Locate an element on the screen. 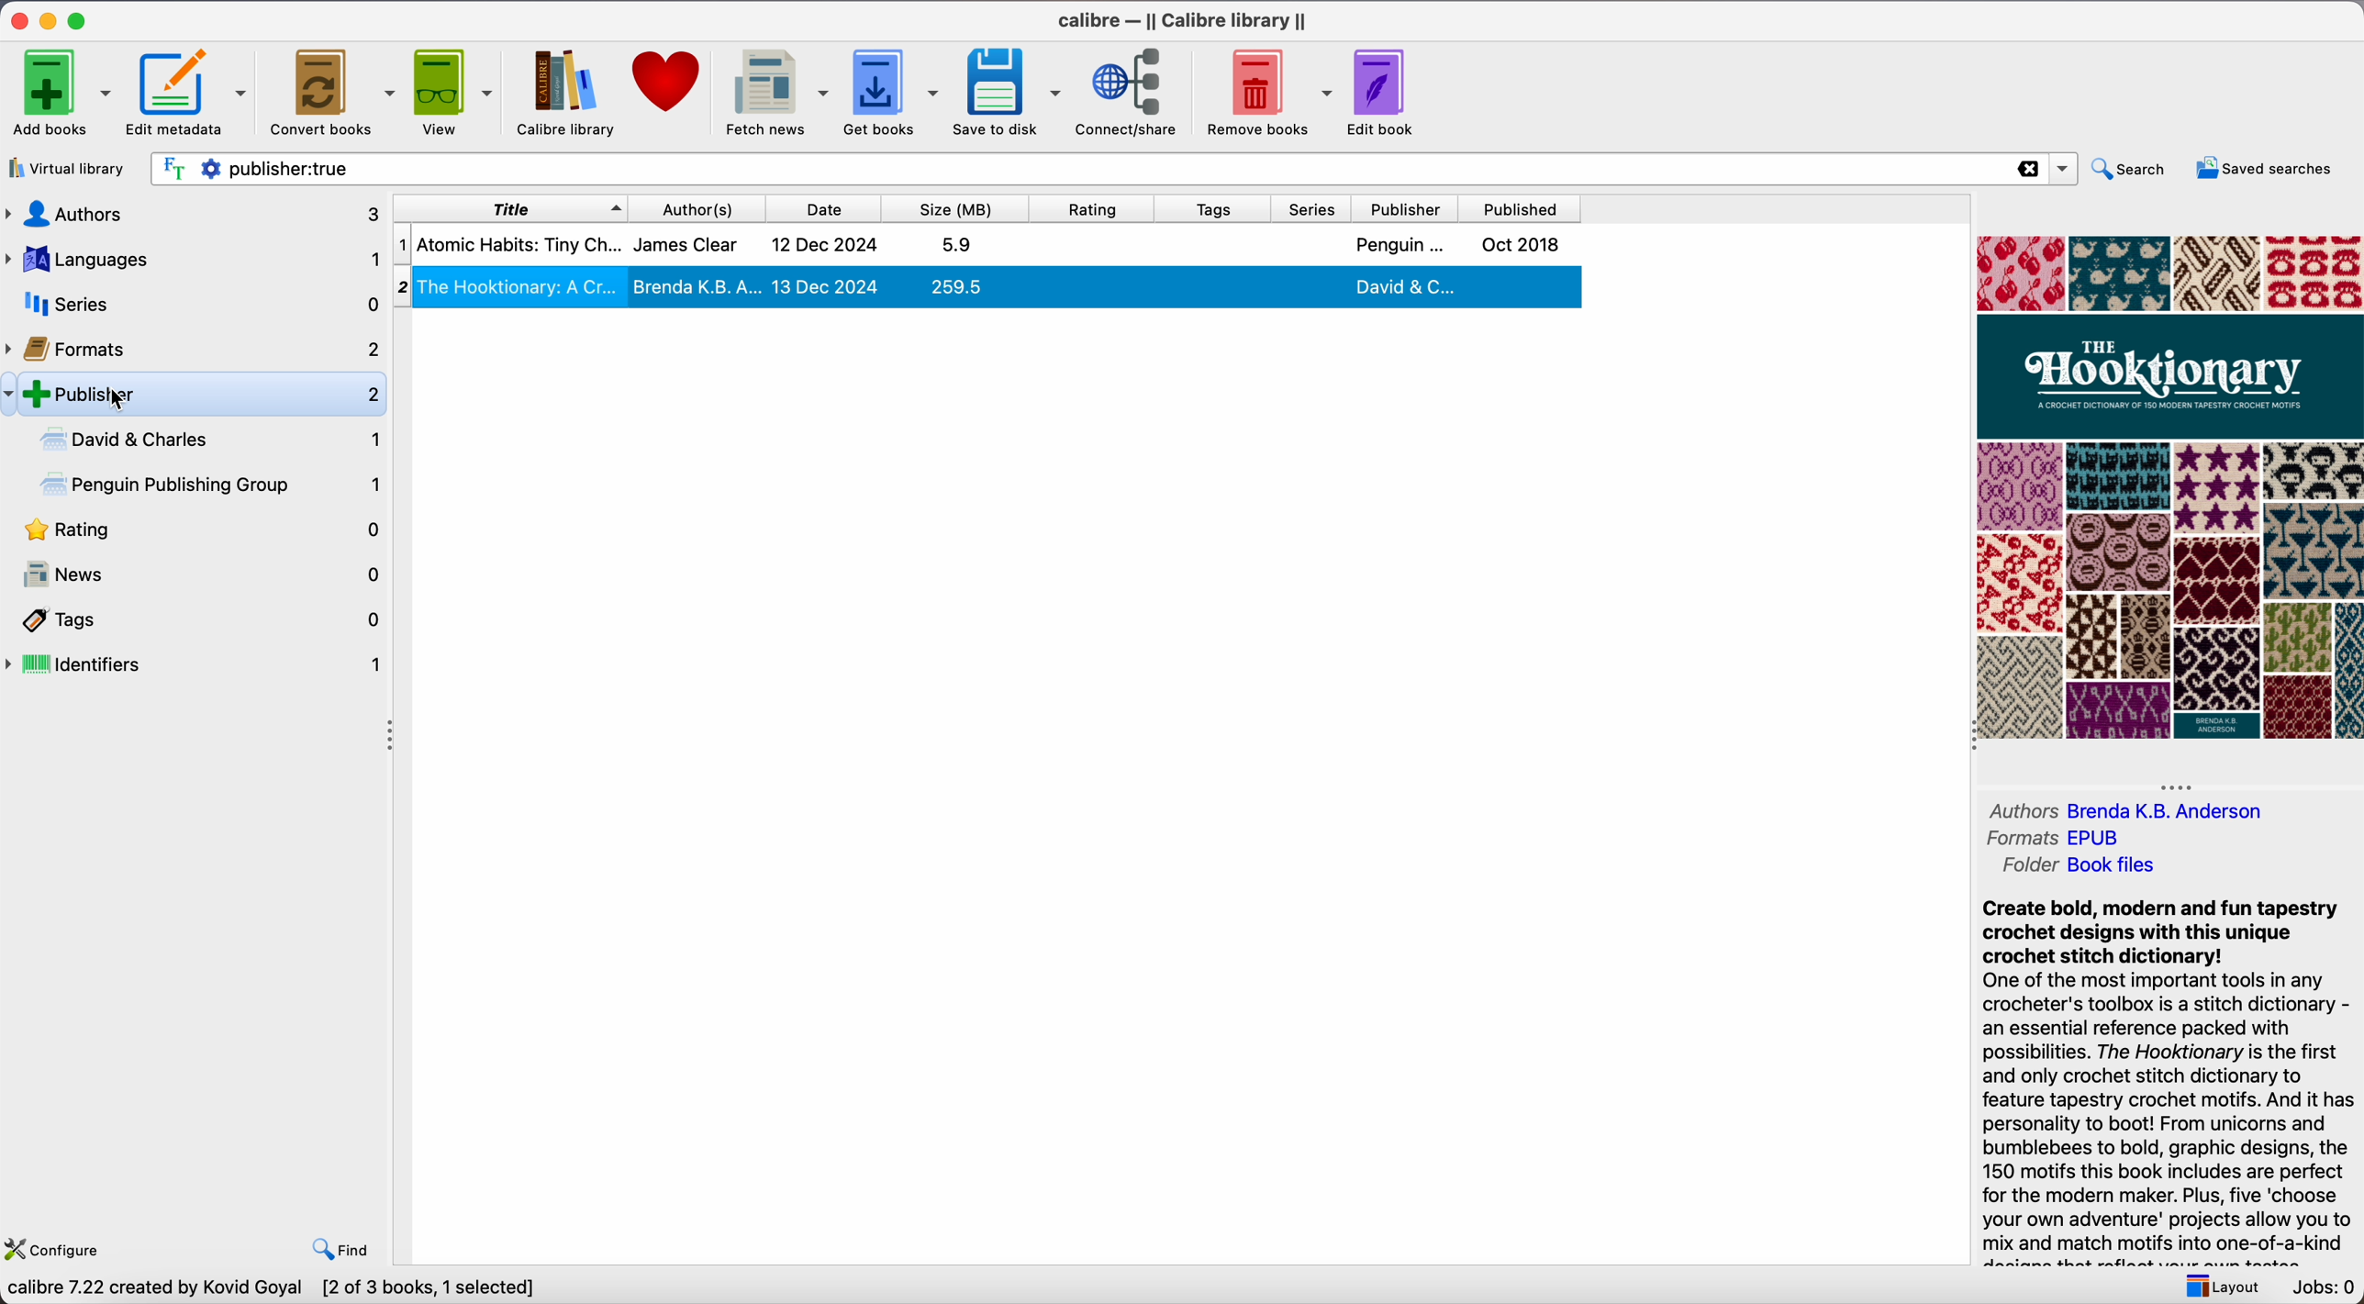  atomic habits is located at coordinates (984, 245).